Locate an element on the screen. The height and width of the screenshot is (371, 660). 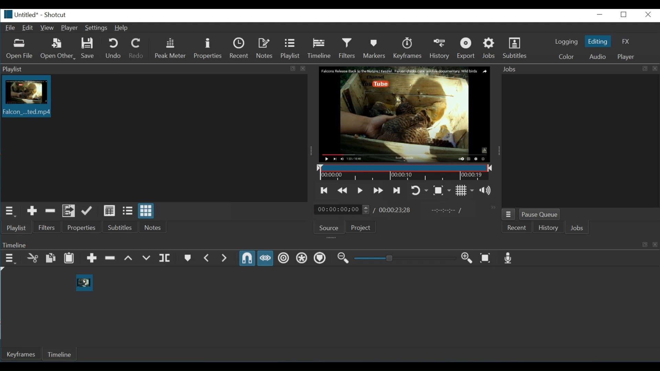
Current location is located at coordinates (343, 210).